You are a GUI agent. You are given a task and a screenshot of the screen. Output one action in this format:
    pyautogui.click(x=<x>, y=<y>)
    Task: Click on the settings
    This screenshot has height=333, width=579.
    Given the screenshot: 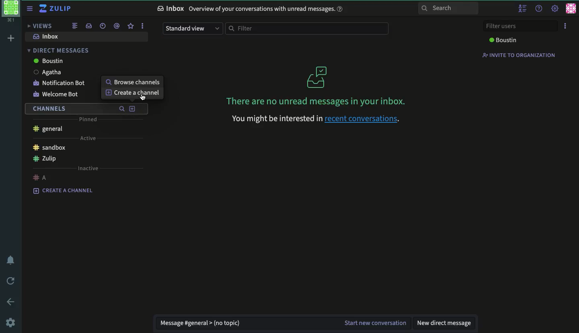 What is the action you would take?
    pyautogui.click(x=11, y=322)
    